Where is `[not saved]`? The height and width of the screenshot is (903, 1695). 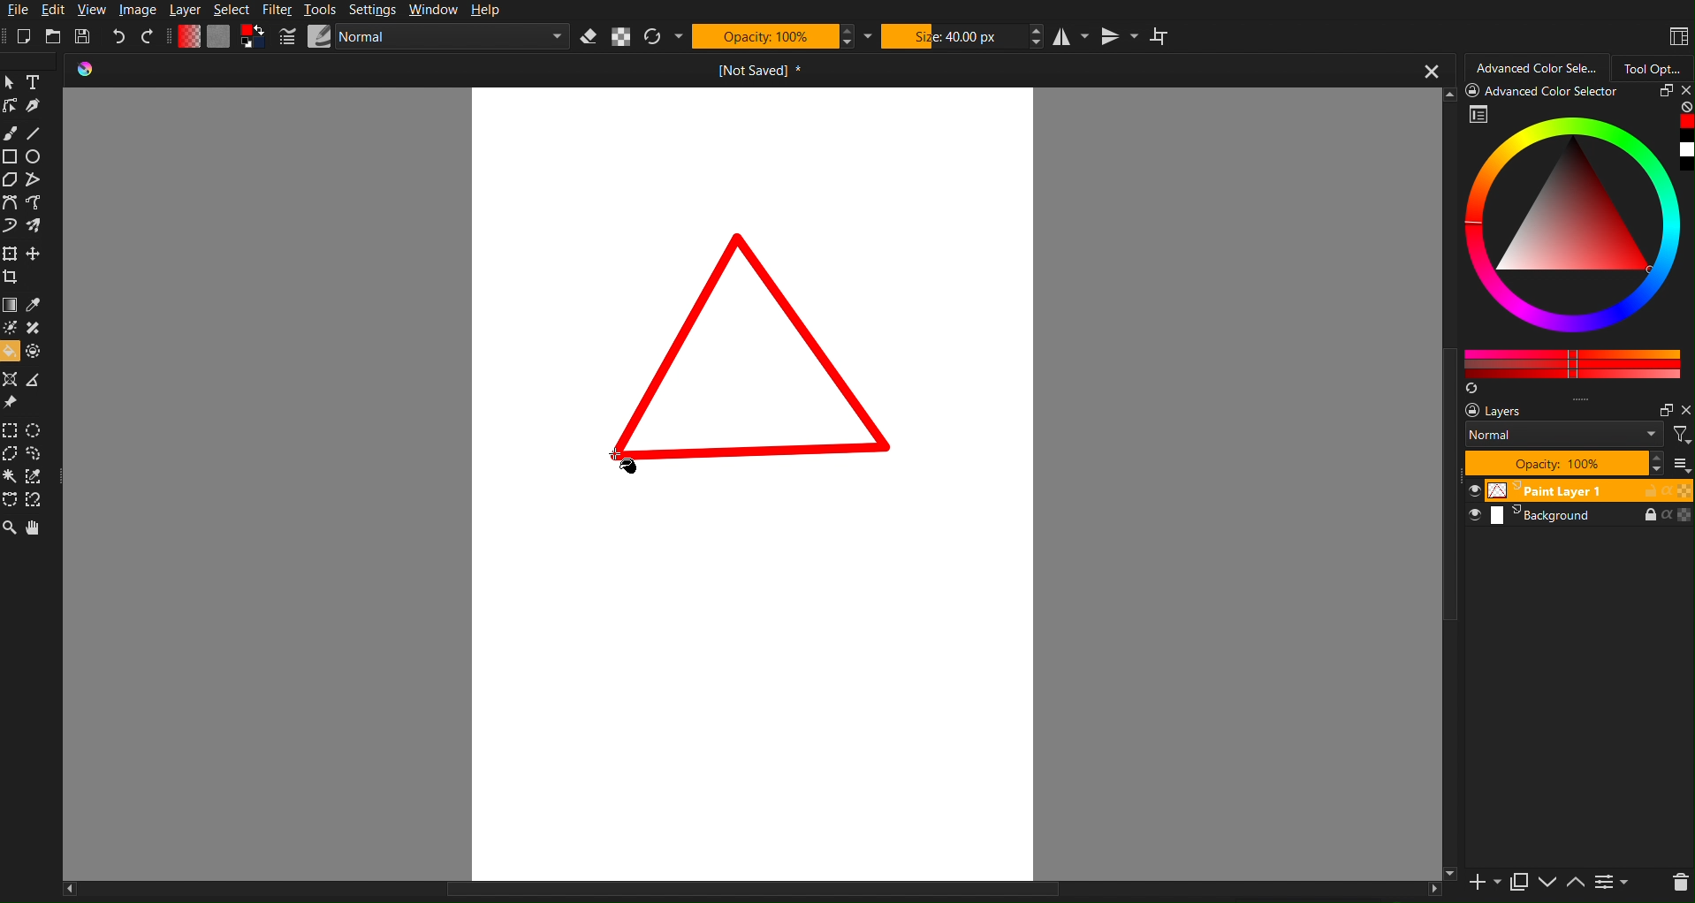 [not saved] is located at coordinates (769, 69).